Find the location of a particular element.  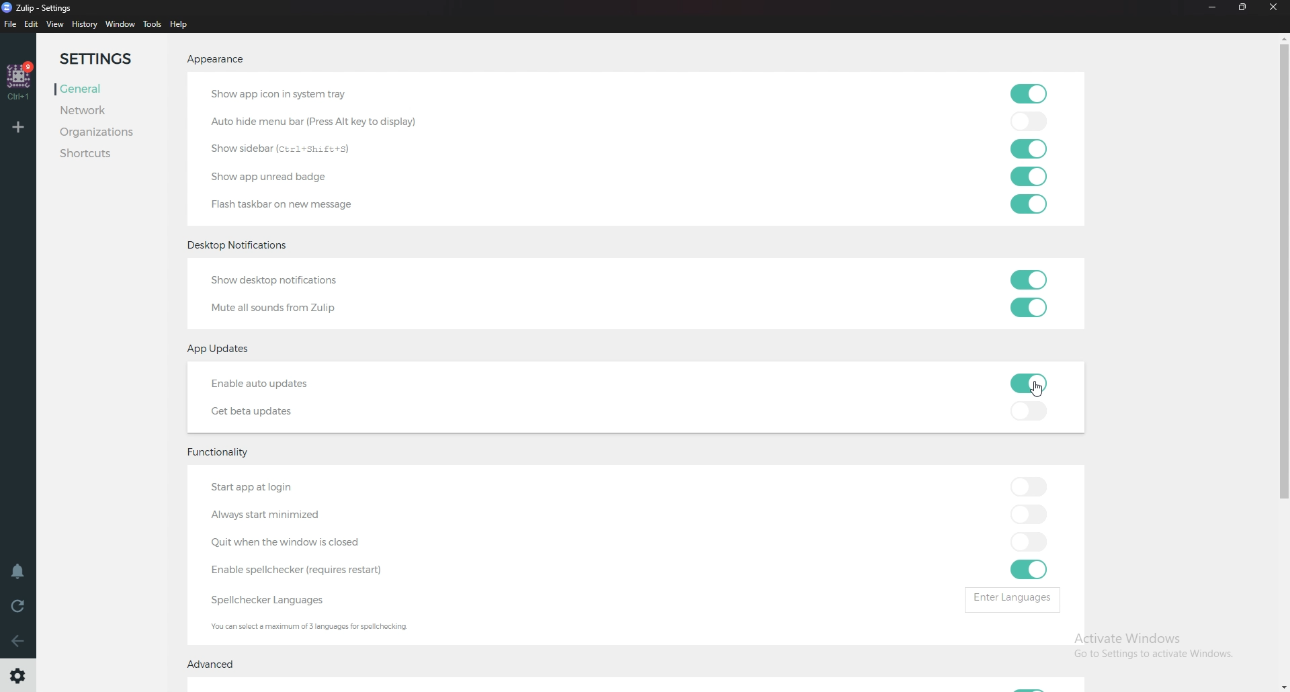

flashtaskbar is located at coordinates (294, 204).